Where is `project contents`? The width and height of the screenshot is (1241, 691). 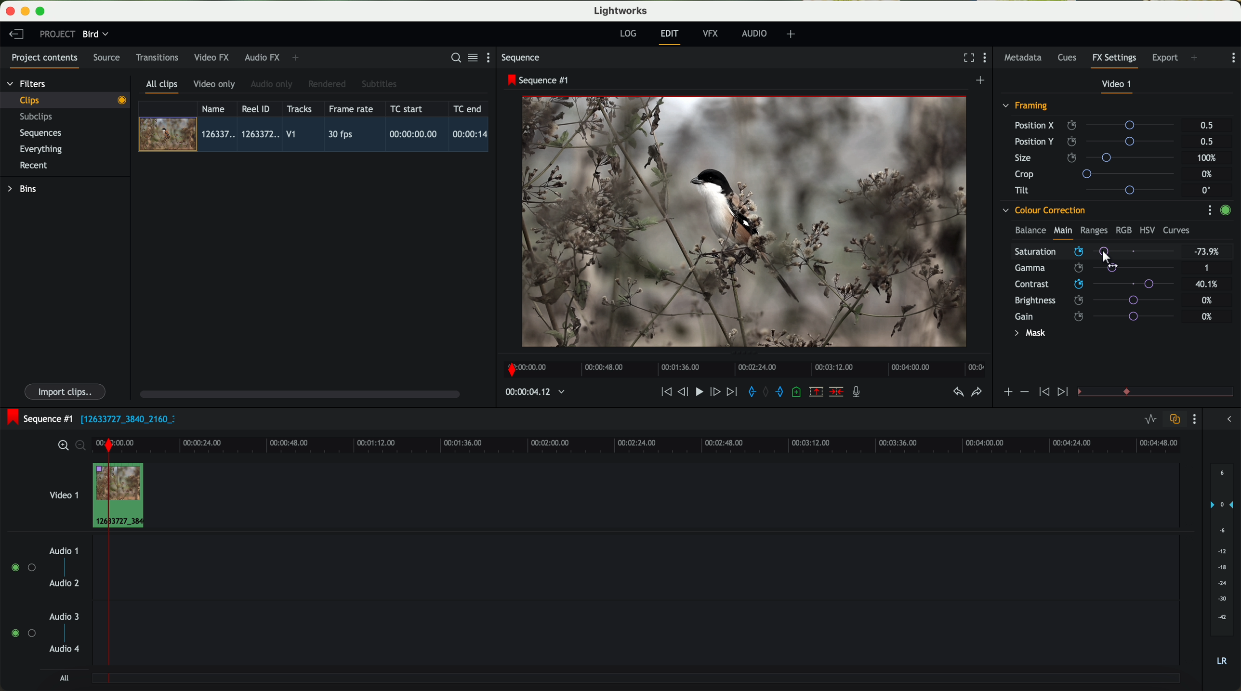 project contents is located at coordinates (45, 61).